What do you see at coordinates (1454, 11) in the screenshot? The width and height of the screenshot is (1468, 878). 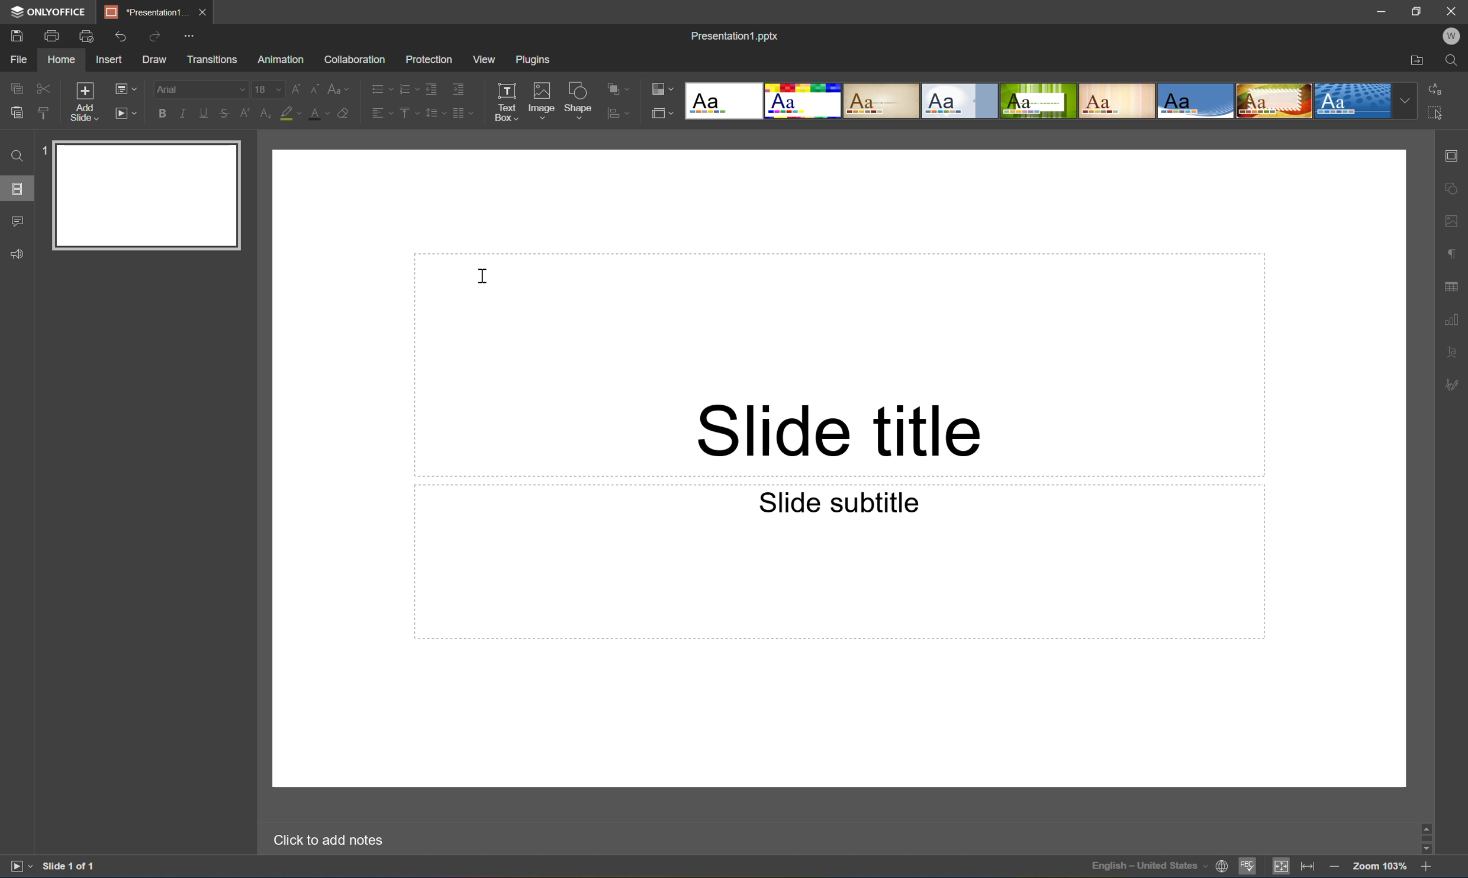 I see `Close` at bounding box center [1454, 11].